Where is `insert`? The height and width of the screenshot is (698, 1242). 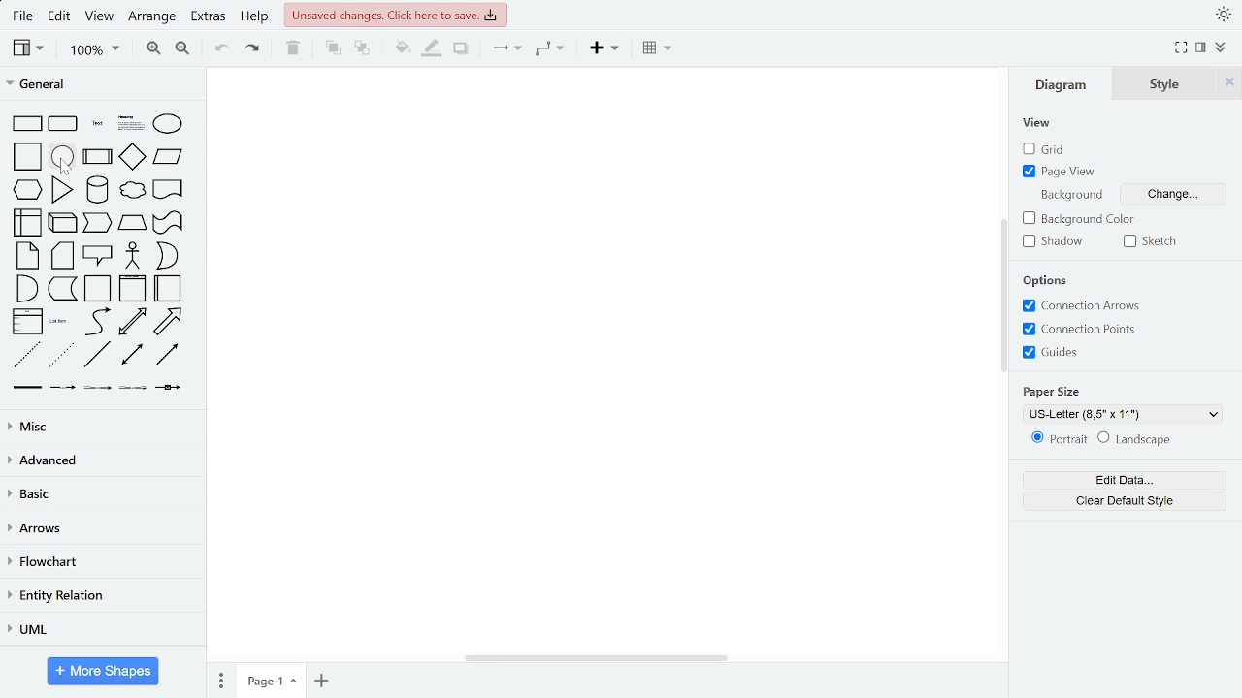
insert is located at coordinates (601, 49).